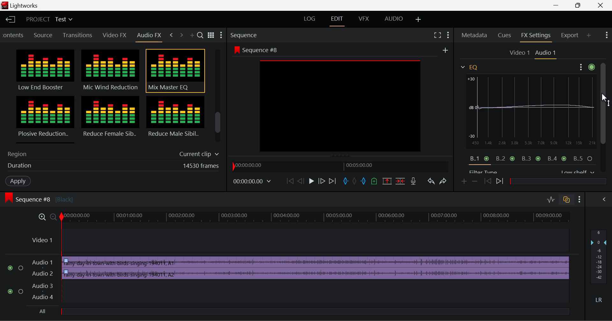 Image resolution: width=612 pixels, height=321 pixels. I want to click on Toggle between title and list view, so click(212, 34).